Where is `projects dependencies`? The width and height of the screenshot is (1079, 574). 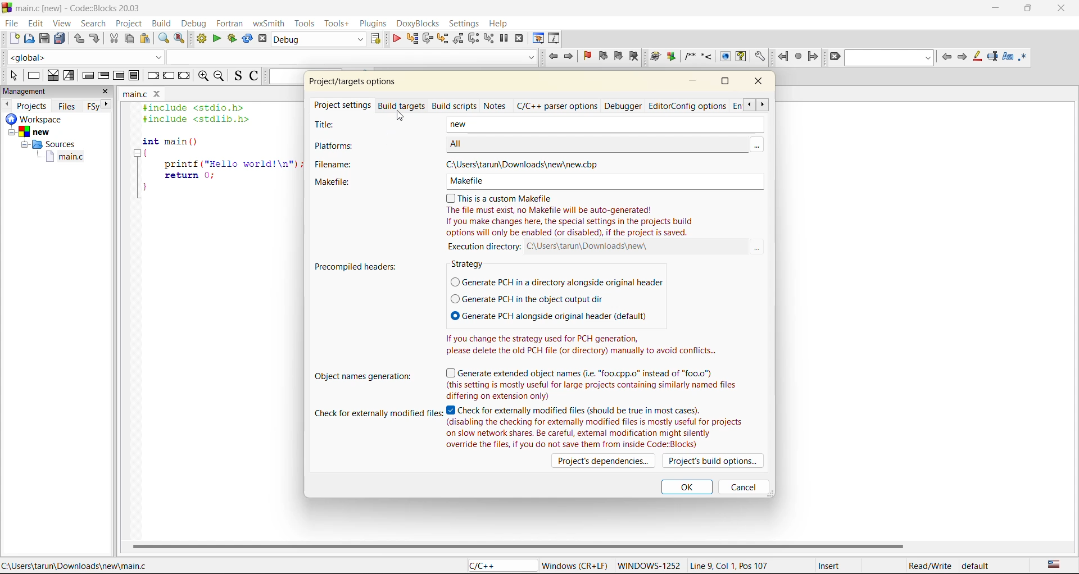
projects dependencies is located at coordinates (602, 461).